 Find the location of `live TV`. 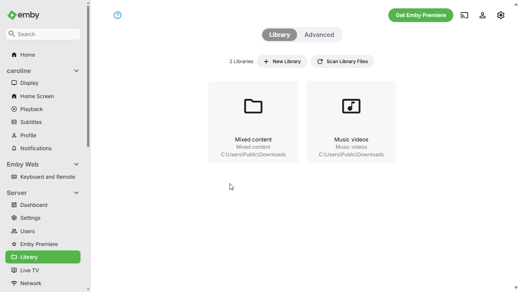

live TV is located at coordinates (24, 270).